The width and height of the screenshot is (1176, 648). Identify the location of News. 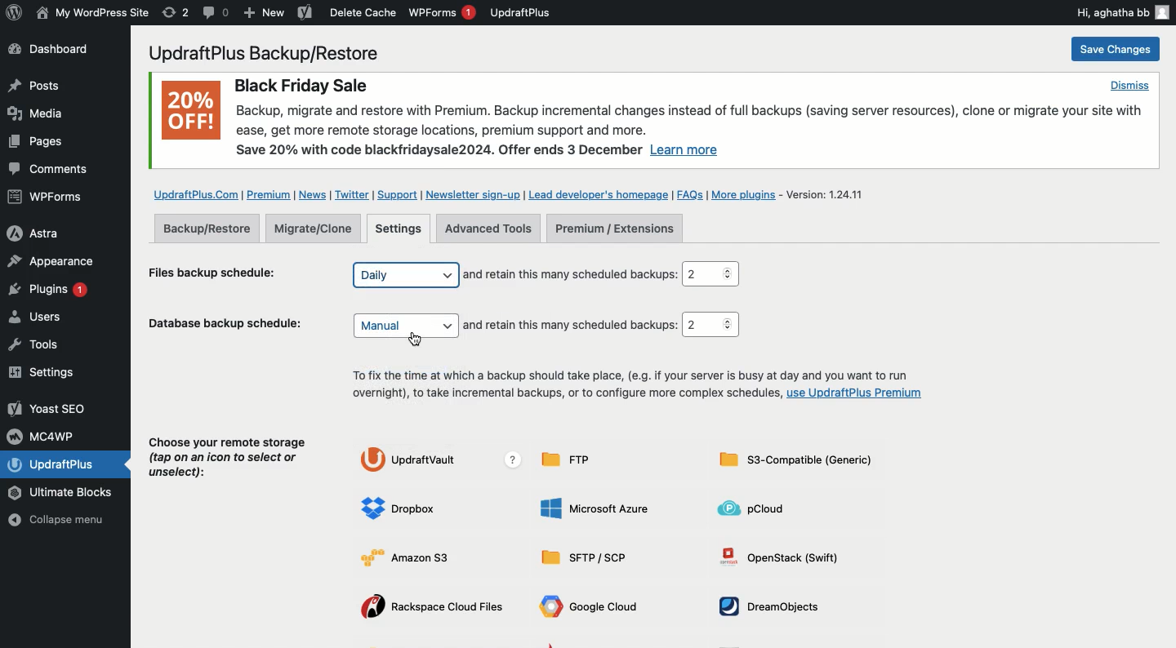
(314, 195).